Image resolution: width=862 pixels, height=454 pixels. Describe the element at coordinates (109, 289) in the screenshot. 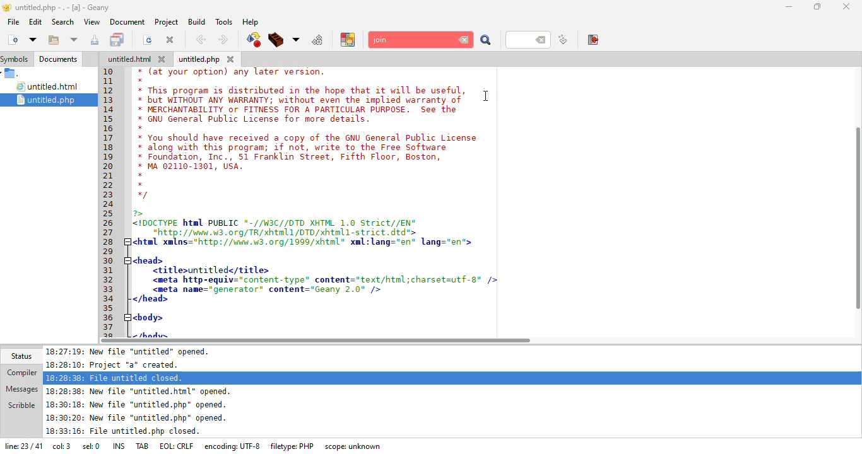

I see `33` at that location.